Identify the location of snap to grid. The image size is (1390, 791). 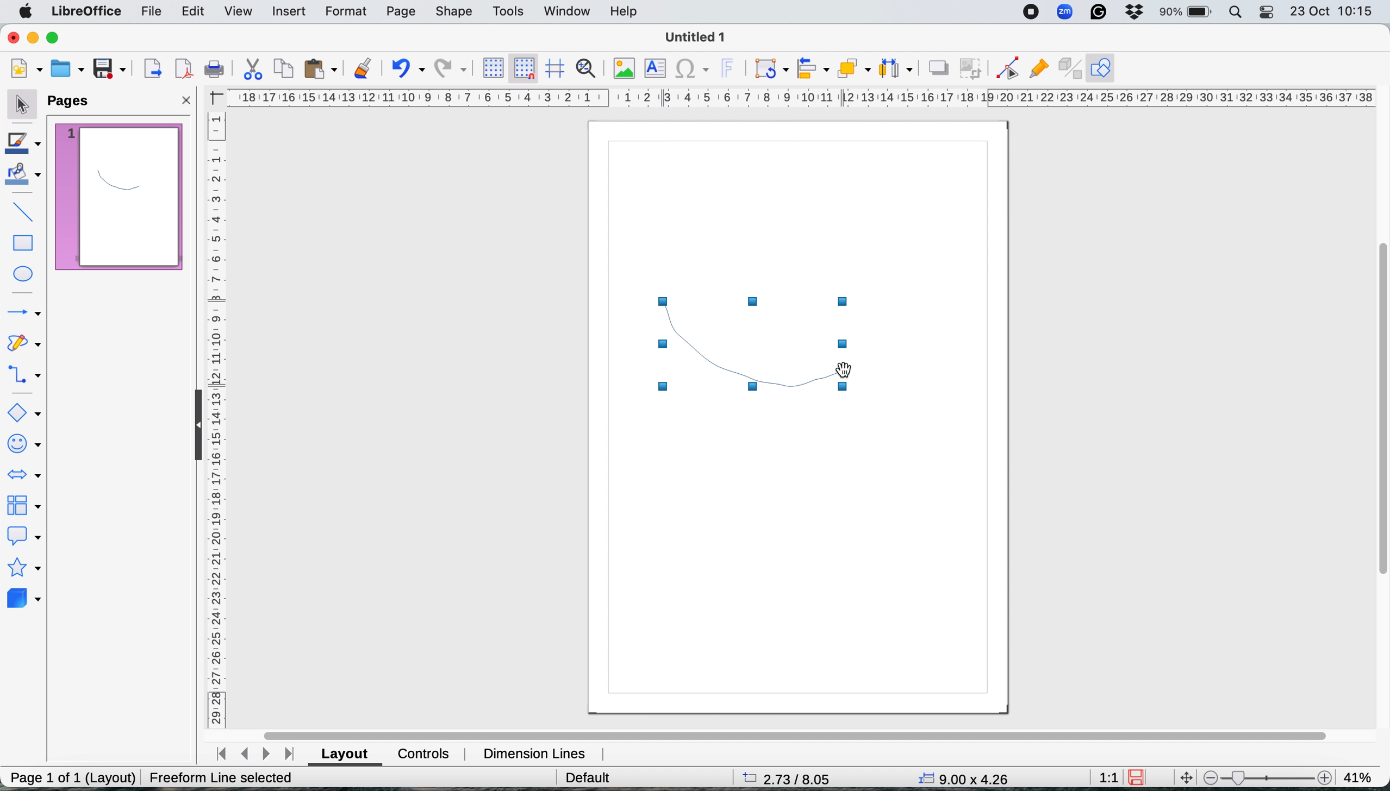
(524, 69).